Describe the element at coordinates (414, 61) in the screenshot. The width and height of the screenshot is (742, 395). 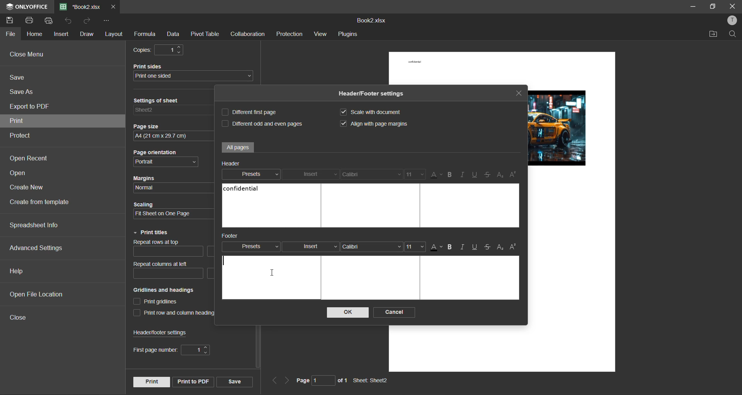
I see `confidential` at that location.